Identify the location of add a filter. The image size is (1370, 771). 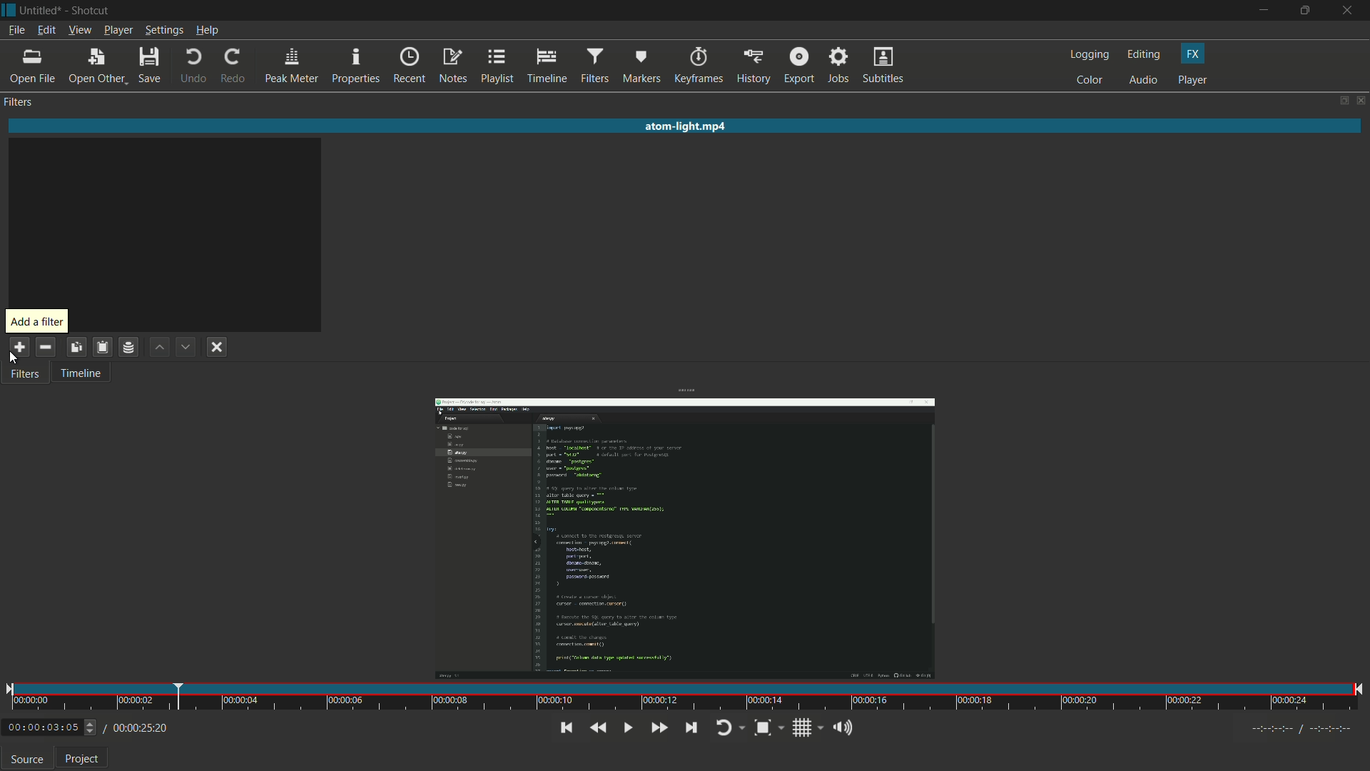
(23, 348).